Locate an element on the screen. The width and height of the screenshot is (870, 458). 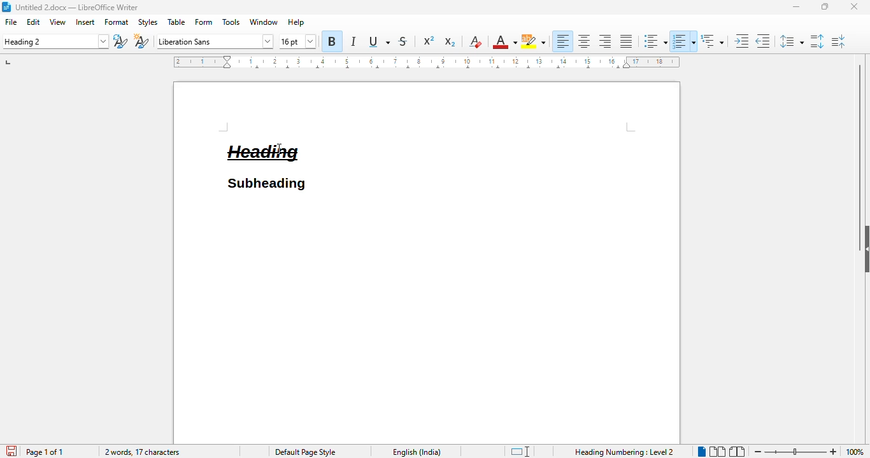
update selected style is located at coordinates (120, 41).